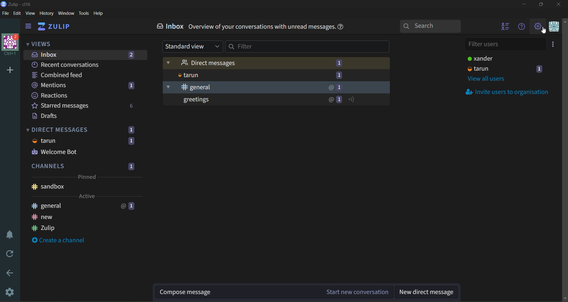 The height and width of the screenshot is (302, 568). What do you see at coordinates (86, 106) in the screenshot?
I see `starred messages` at bounding box center [86, 106].